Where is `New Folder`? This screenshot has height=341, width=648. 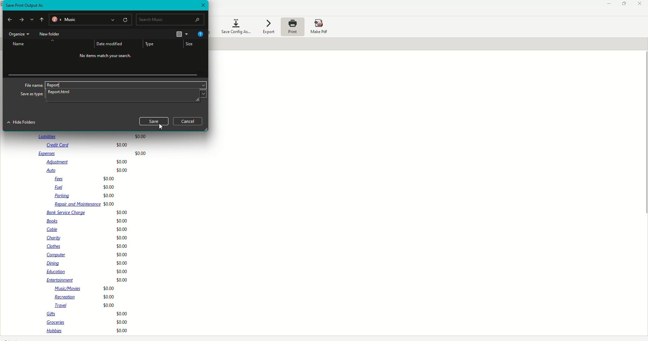
New Folder is located at coordinates (50, 34).